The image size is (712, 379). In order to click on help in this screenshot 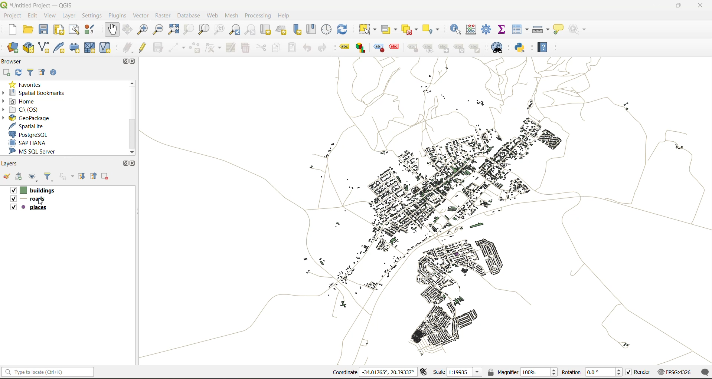, I will do `click(545, 49)`.